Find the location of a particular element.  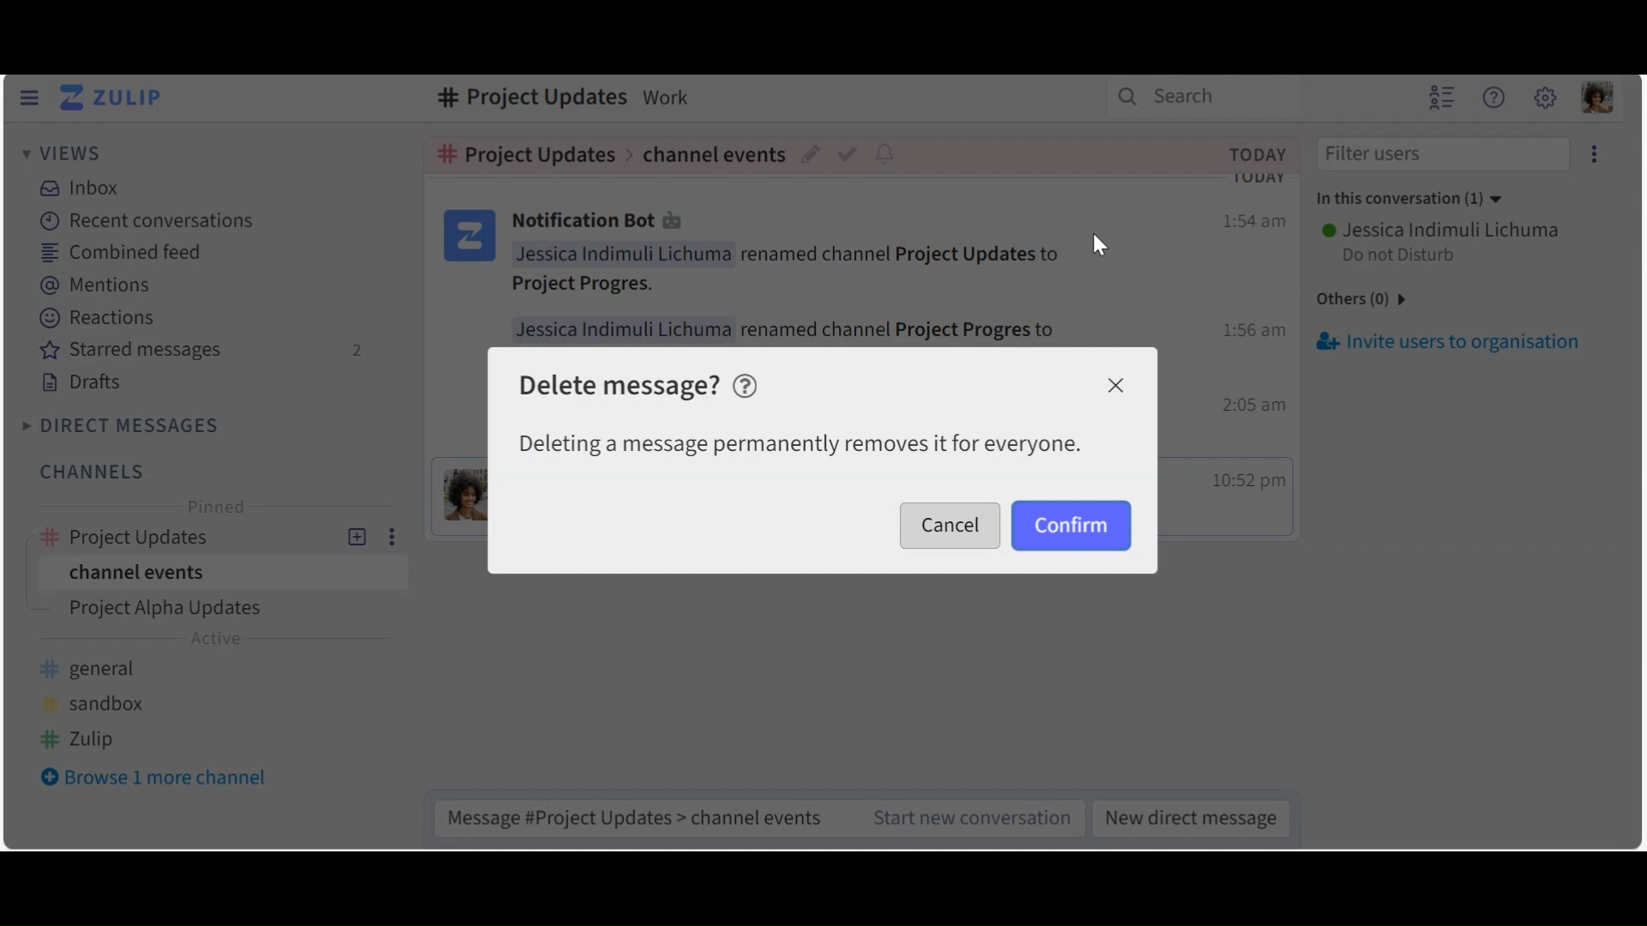

time is located at coordinates (1254, 352).